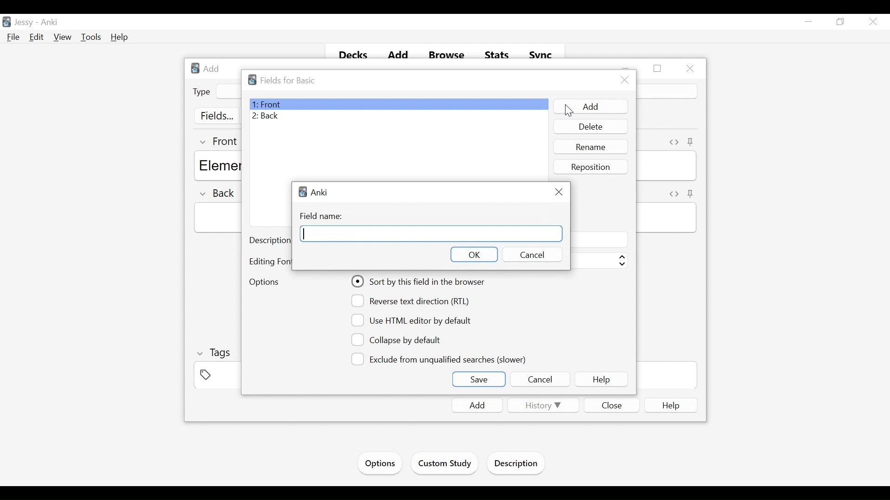 The height and width of the screenshot is (500, 890). What do you see at coordinates (591, 126) in the screenshot?
I see `Delete` at bounding box center [591, 126].